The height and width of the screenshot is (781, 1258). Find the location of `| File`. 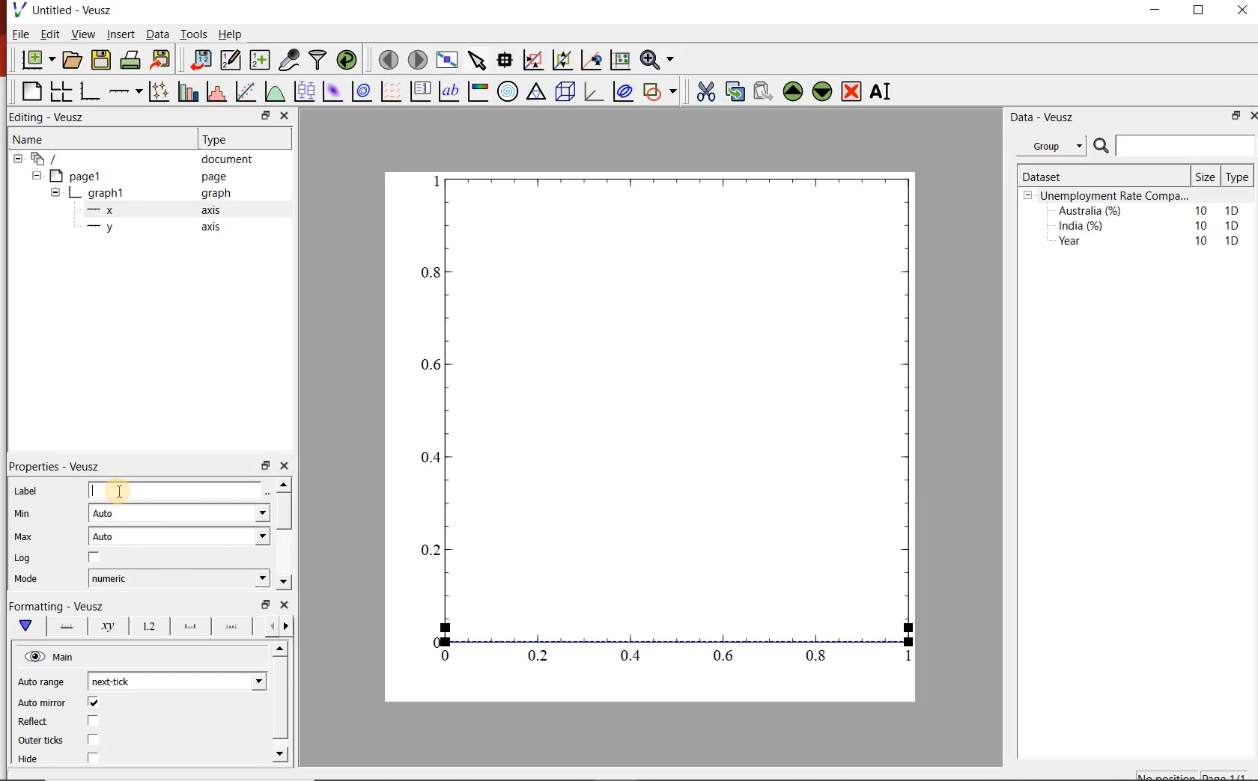

| File is located at coordinates (17, 34).